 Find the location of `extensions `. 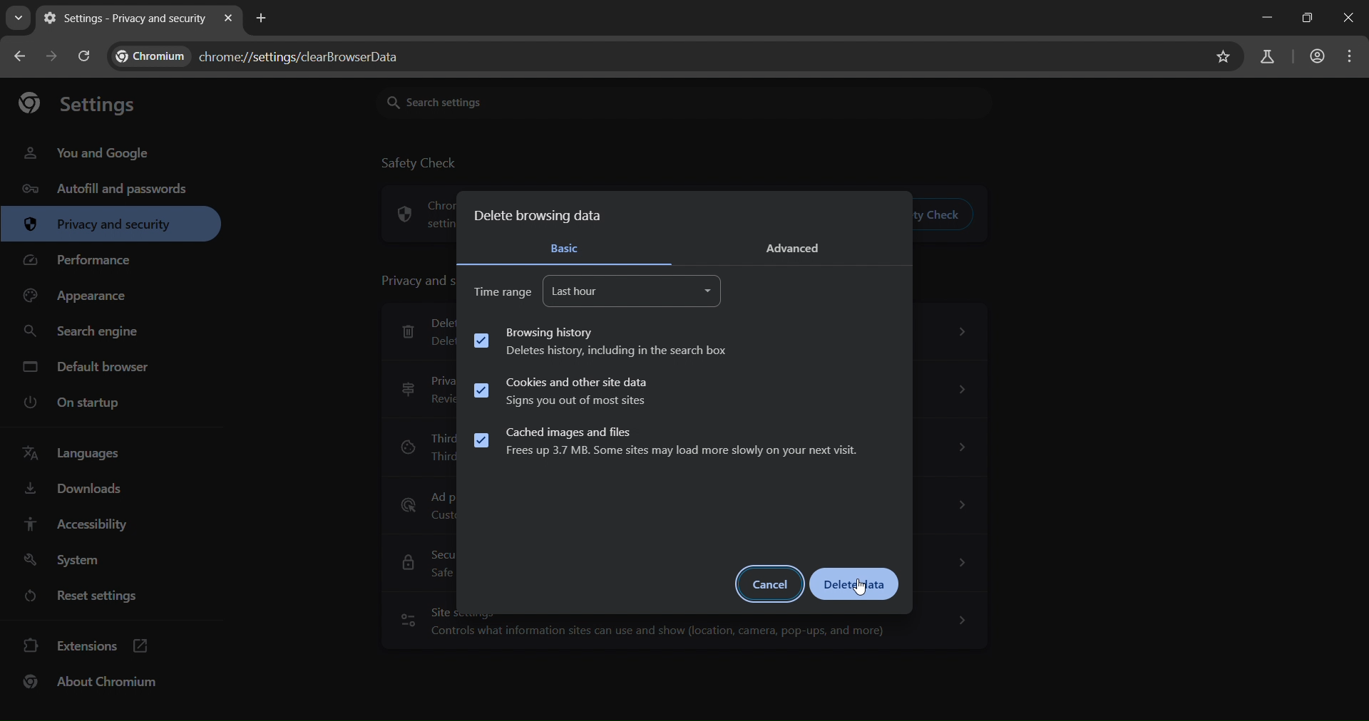

extensions  is located at coordinates (96, 648).